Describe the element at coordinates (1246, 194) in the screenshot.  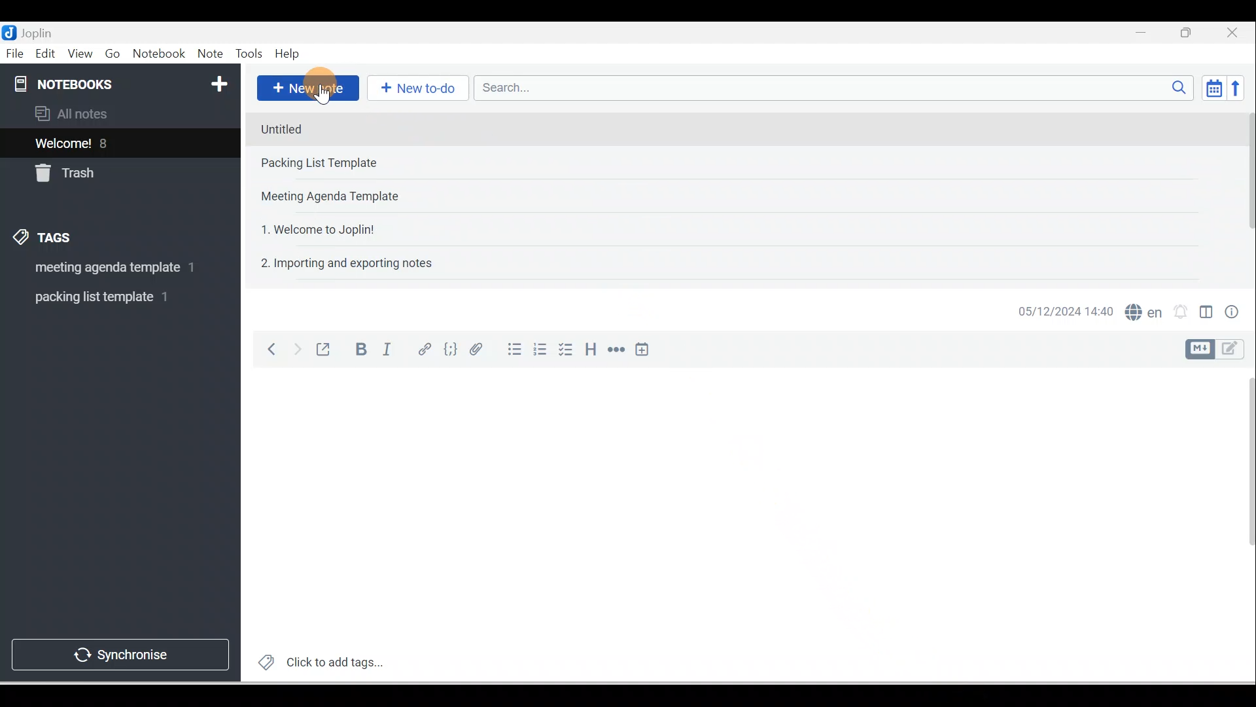
I see `Scroll bar` at that location.